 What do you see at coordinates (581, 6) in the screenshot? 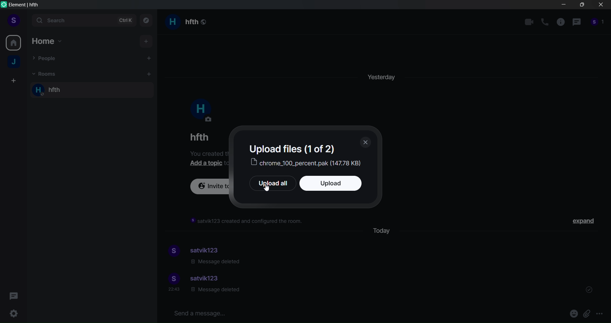
I see `maximize` at bounding box center [581, 6].